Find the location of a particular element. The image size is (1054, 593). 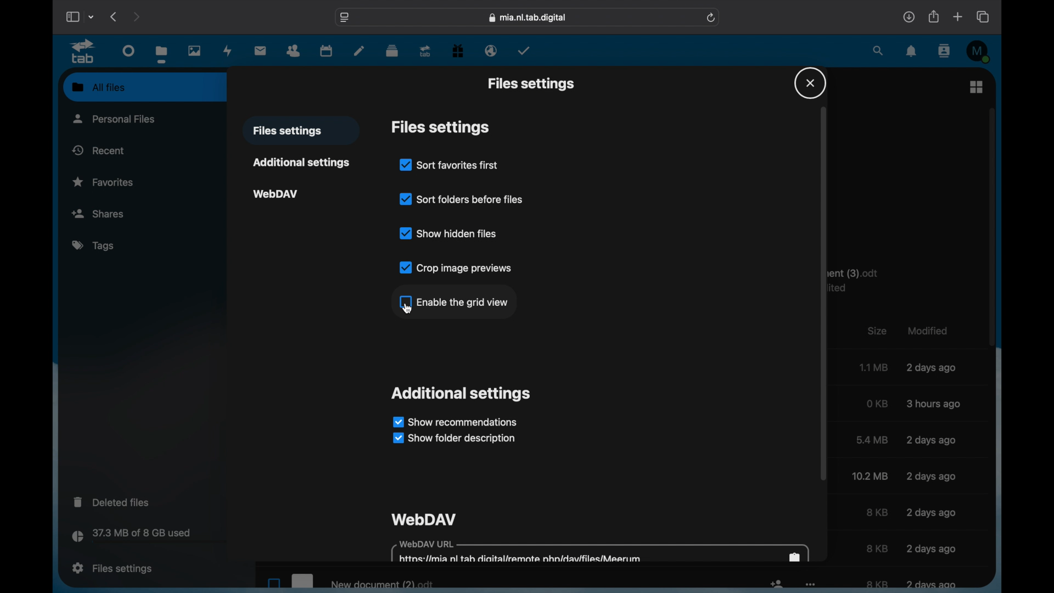

webdav is located at coordinates (276, 193).